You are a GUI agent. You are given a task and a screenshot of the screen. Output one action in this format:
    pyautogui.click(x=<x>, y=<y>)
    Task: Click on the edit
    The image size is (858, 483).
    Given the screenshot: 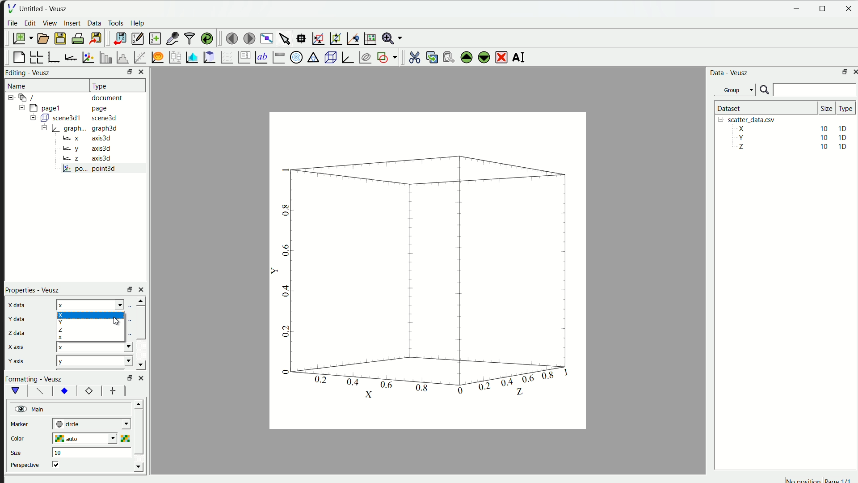 What is the action you would take?
    pyautogui.click(x=29, y=23)
    